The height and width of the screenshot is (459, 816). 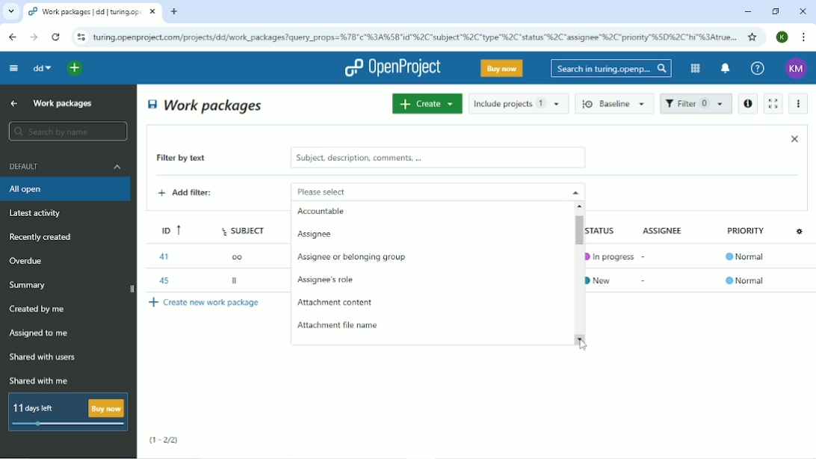 What do you see at coordinates (616, 103) in the screenshot?
I see `Baseline` at bounding box center [616, 103].